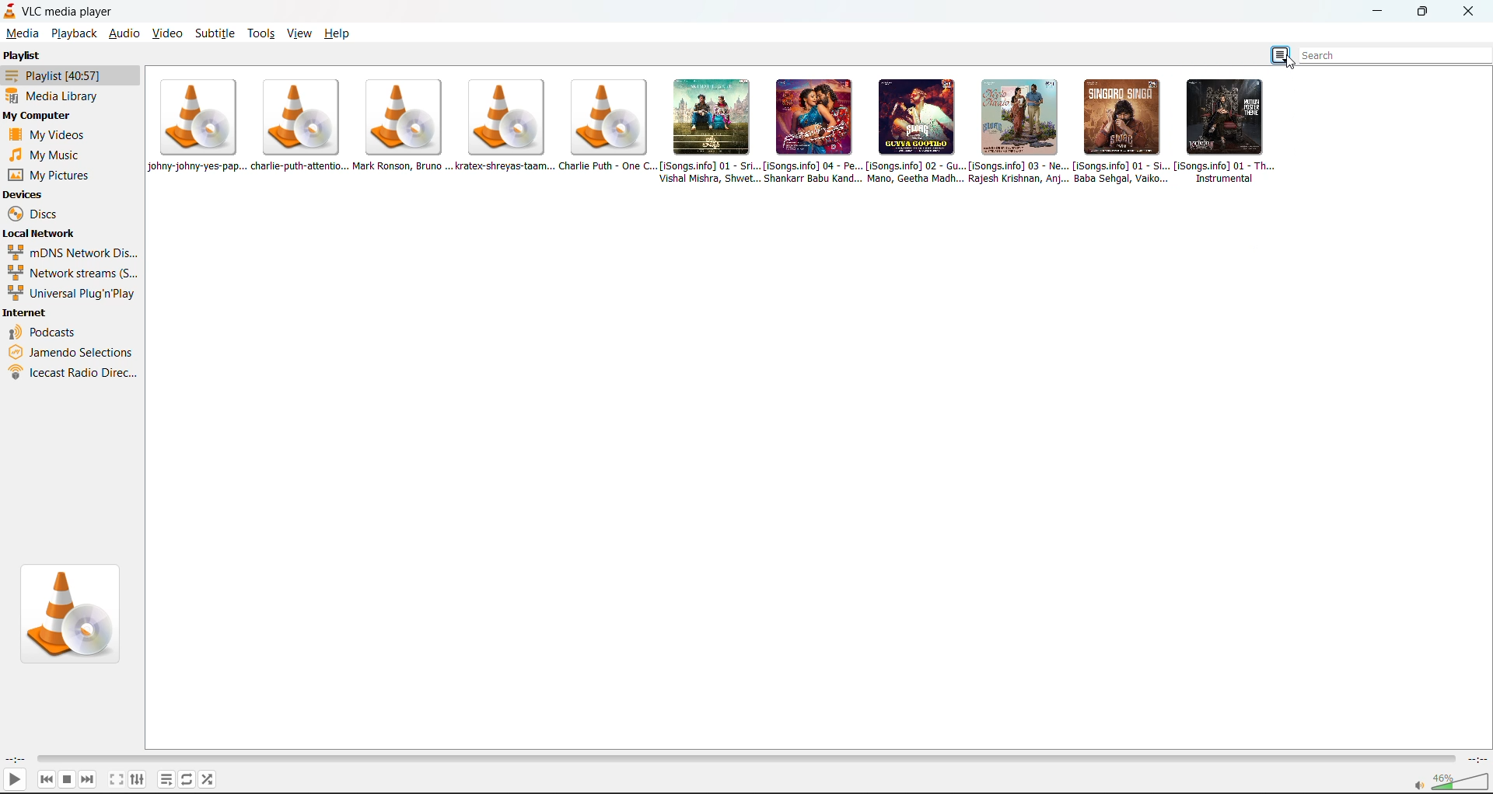 This screenshot has height=794, width=1493. What do you see at coordinates (47, 779) in the screenshot?
I see `previous` at bounding box center [47, 779].